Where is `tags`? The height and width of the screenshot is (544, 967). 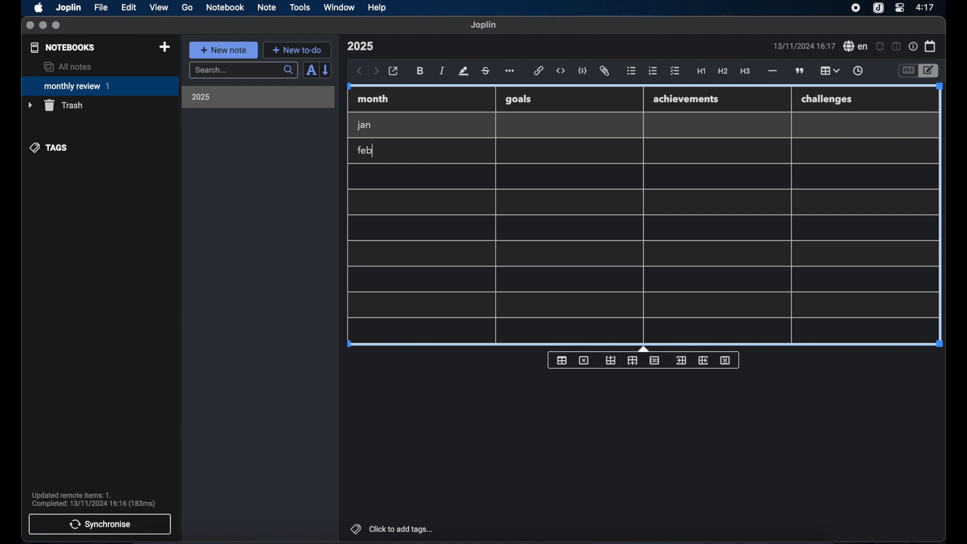
tags is located at coordinates (49, 148).